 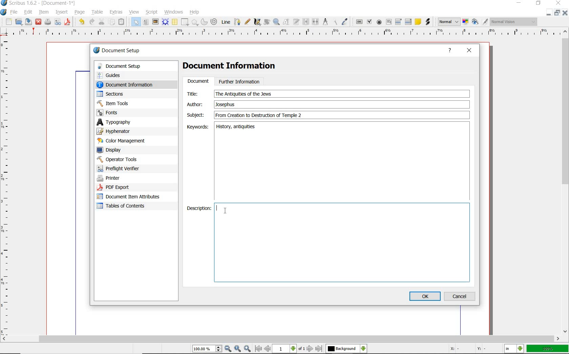 What do you see at coordinates (514, 21) in the screenshot?
I see `visual appearance of the display` at bounding box center [514, 21].